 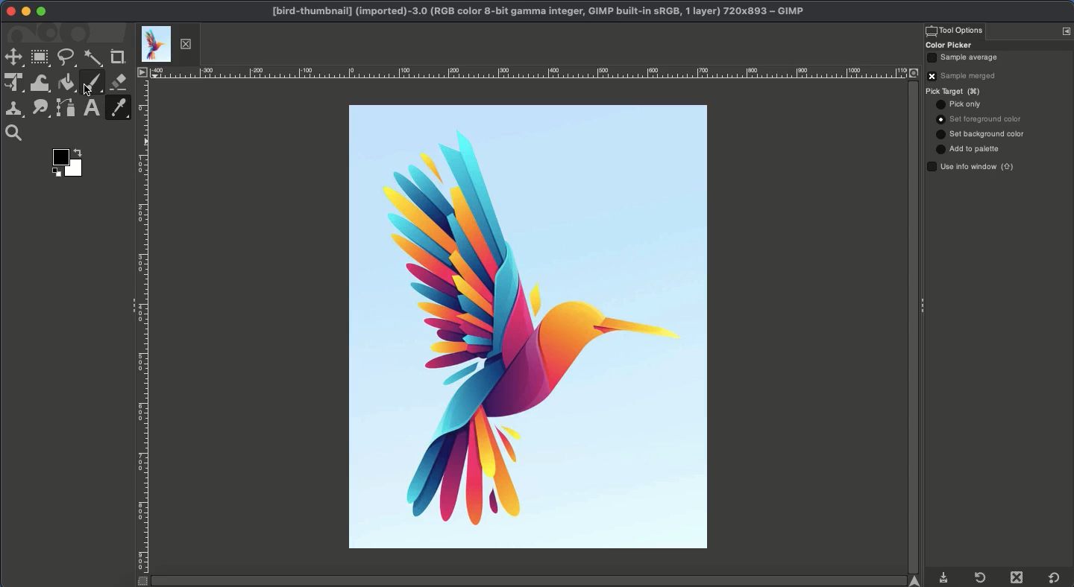 I want to click on Unified transformation, so click(x=14, y=82).